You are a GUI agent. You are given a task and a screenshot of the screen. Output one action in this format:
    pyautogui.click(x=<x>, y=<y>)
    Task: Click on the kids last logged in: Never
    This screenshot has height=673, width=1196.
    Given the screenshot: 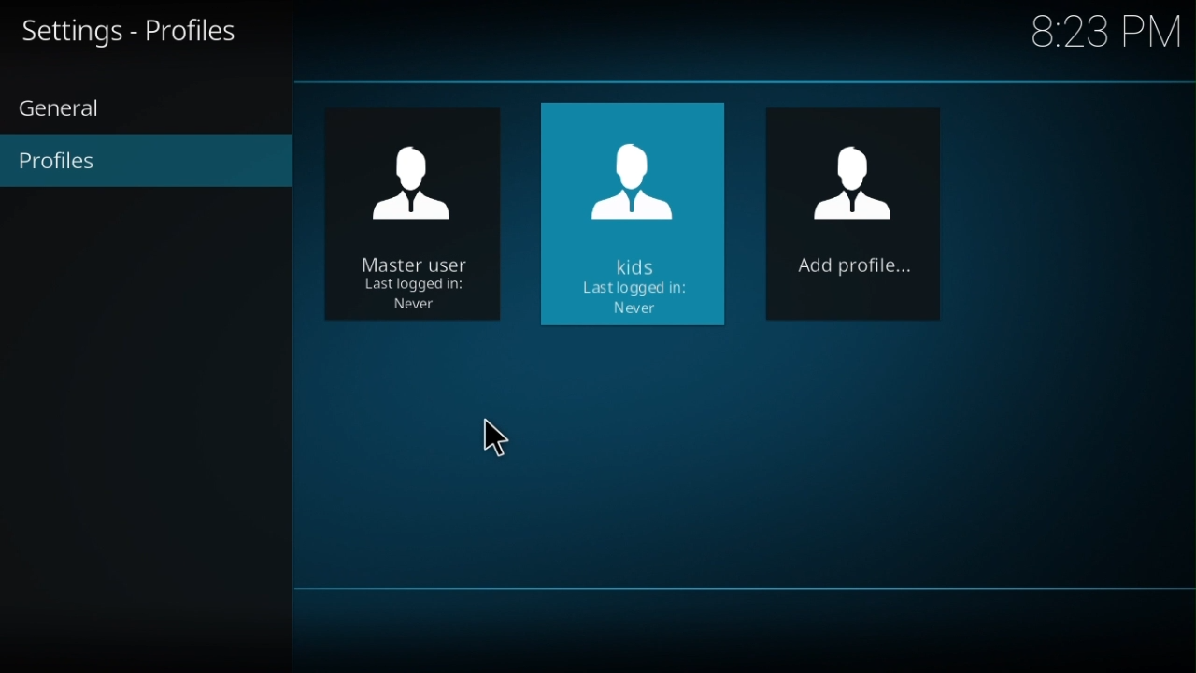 What is the action you would take?
    pyautogui.click(x=635, y=214)
    